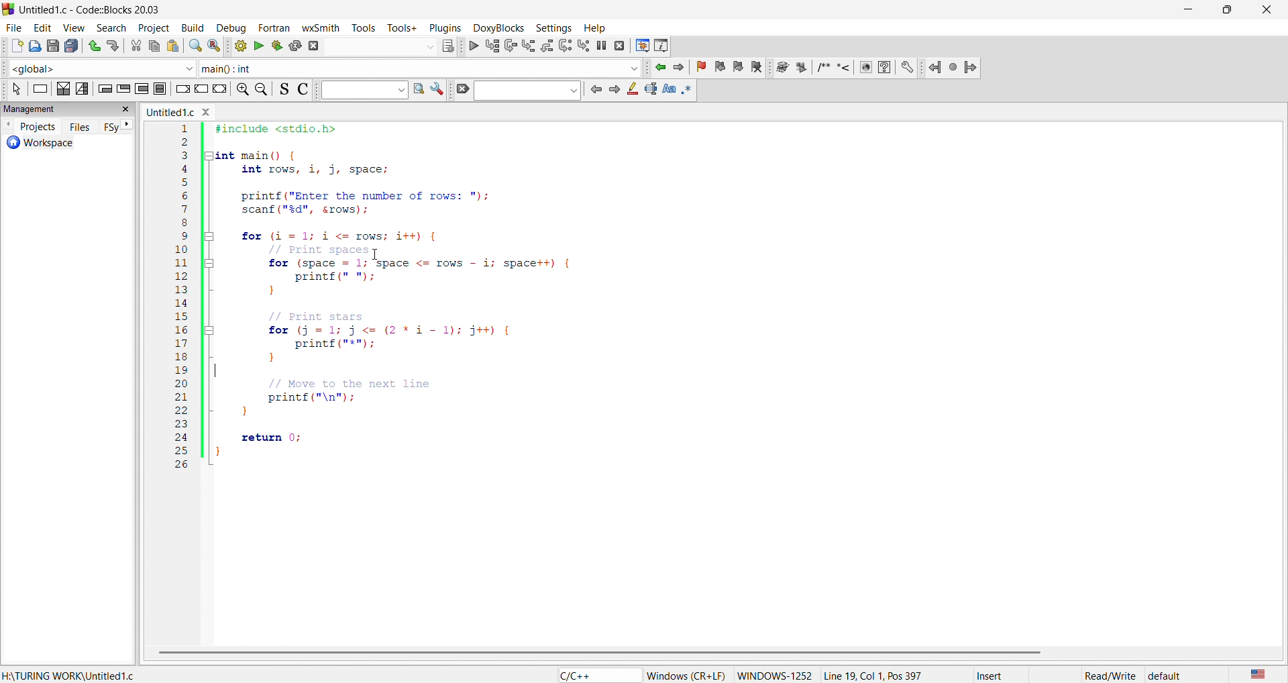  I want to click on insert comment box, so click(822, 67).